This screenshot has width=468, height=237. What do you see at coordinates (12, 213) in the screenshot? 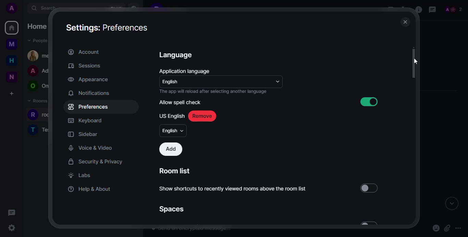
I see `threads` at bounding box center [12, 213].